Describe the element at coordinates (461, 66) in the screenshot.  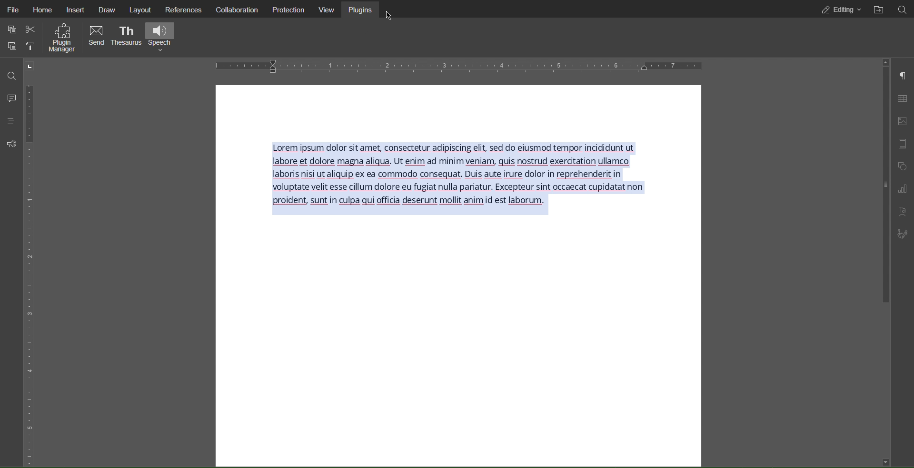
I see `Horizontal Ruler` at that location.